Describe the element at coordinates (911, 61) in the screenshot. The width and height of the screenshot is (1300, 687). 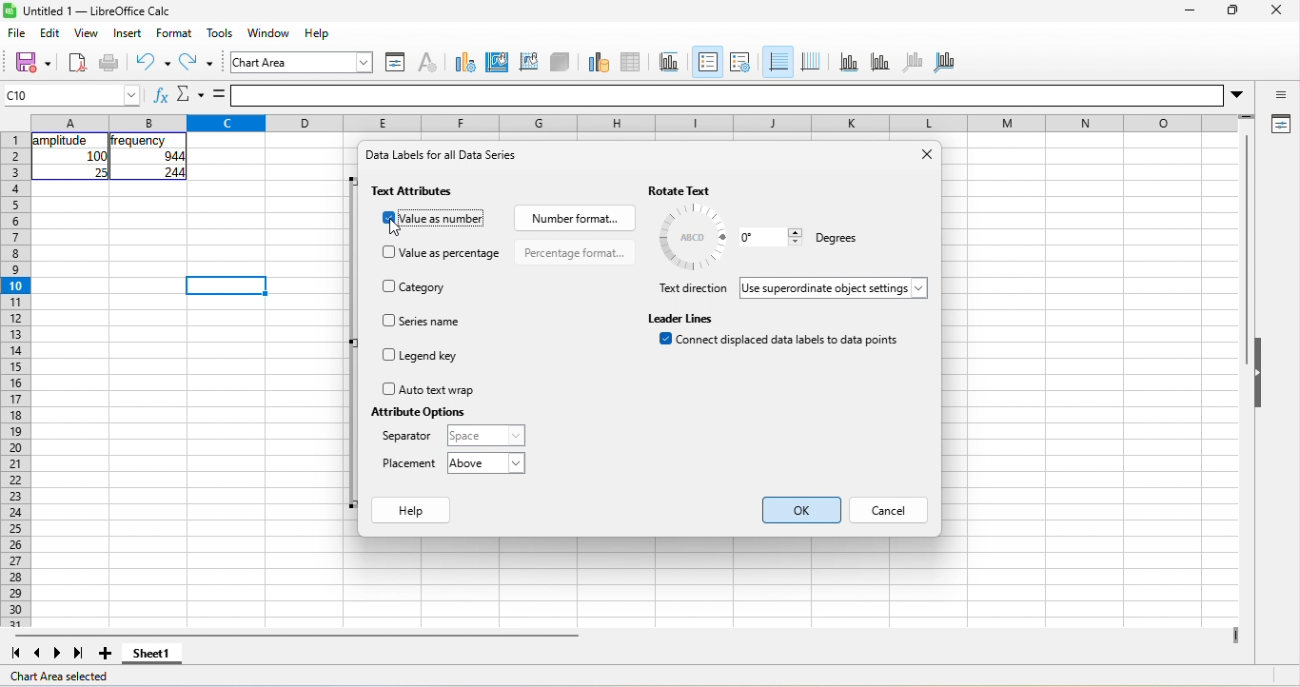
I see `z axis` at that location.